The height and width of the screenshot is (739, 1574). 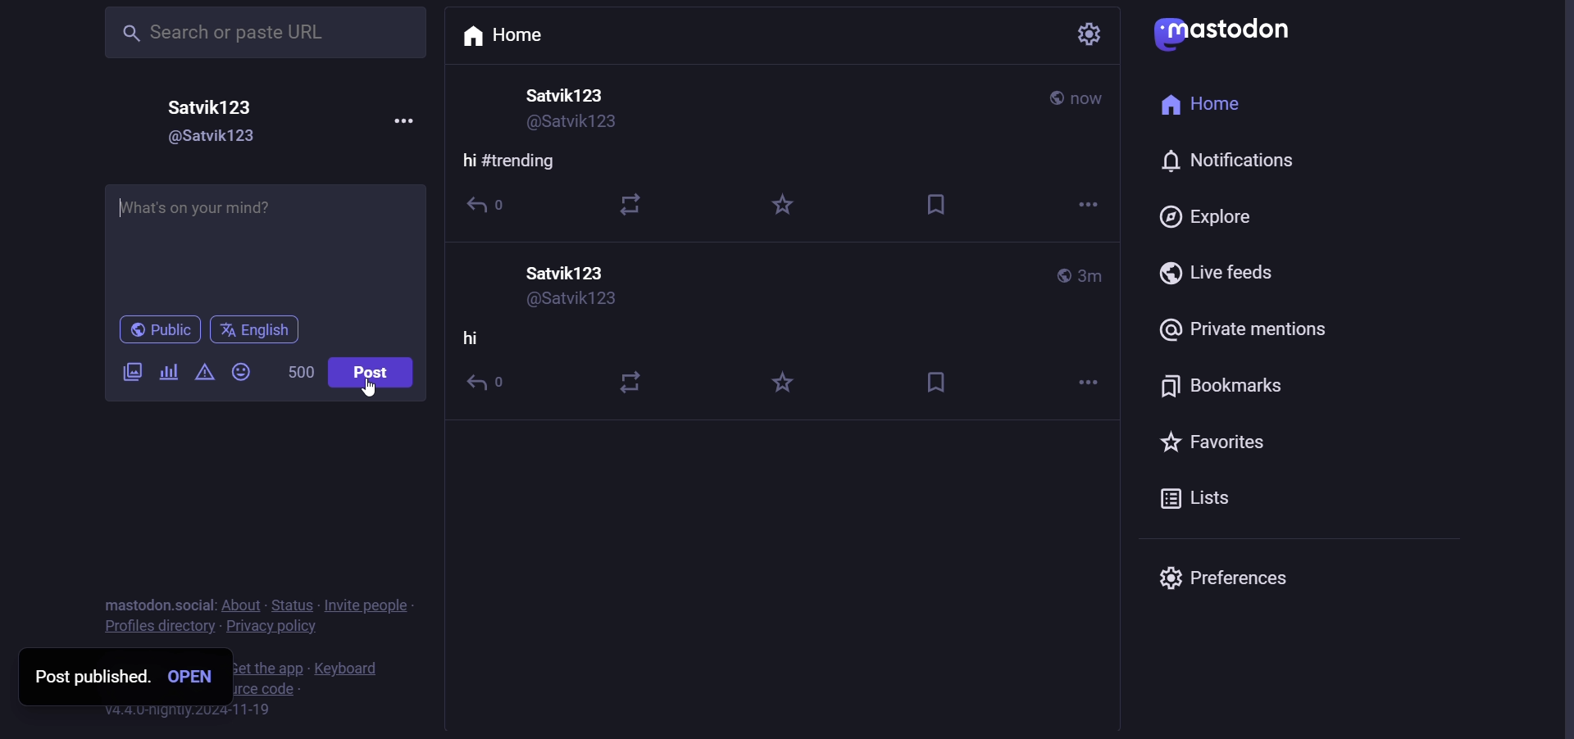 I want to click on public, so click(x=157, y=330).